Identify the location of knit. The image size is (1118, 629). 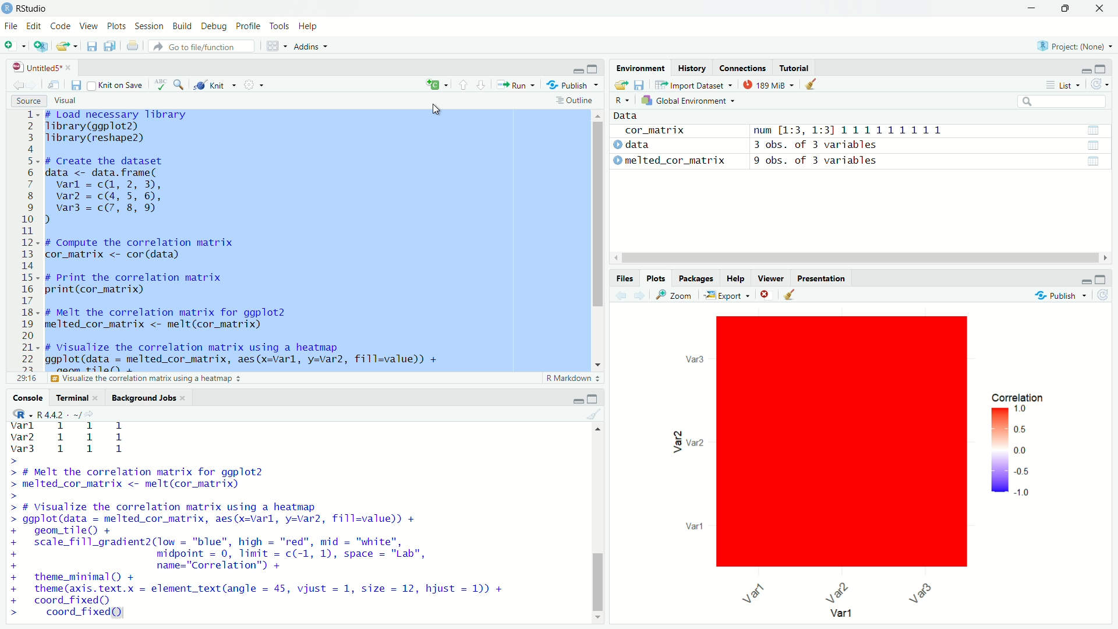
(211, 86).